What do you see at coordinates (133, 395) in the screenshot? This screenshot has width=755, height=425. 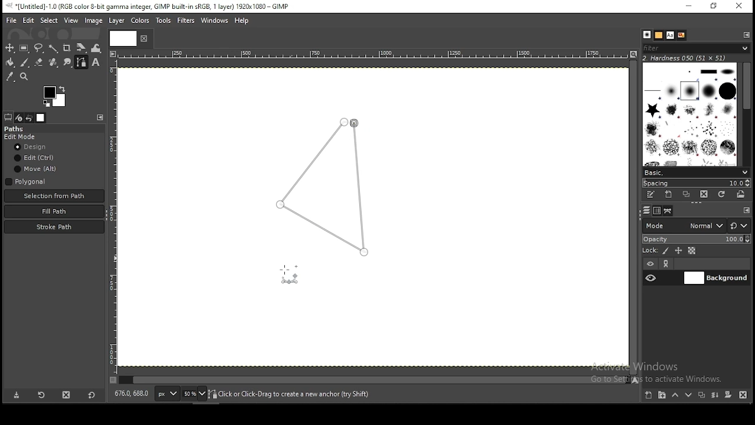 I see `872.0, 196.0` at bounding box center [133, 395].